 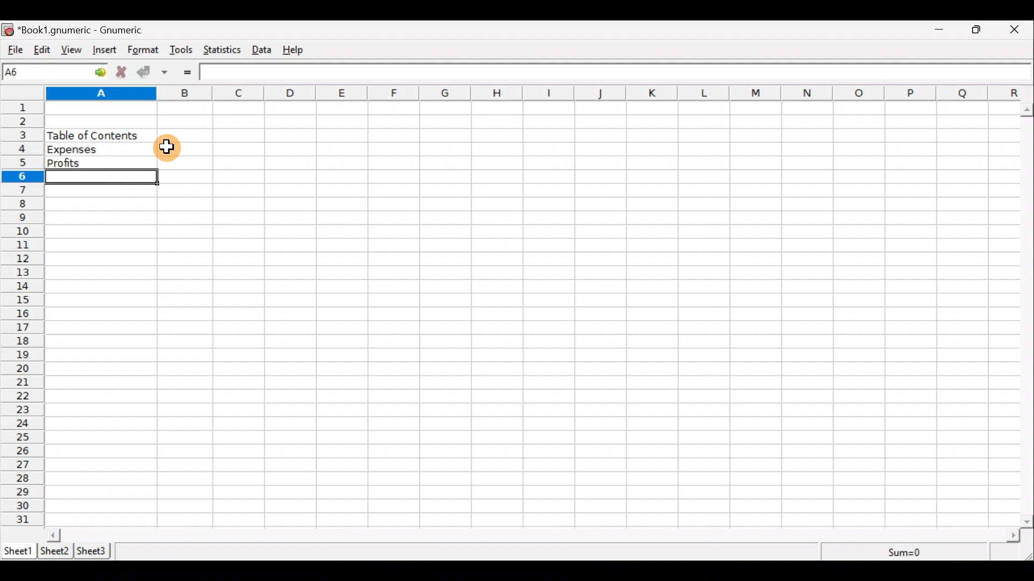 What do you see at coordinates (265, 50) in the screenshot?
I see `Data` at bounding box center [265, 50].